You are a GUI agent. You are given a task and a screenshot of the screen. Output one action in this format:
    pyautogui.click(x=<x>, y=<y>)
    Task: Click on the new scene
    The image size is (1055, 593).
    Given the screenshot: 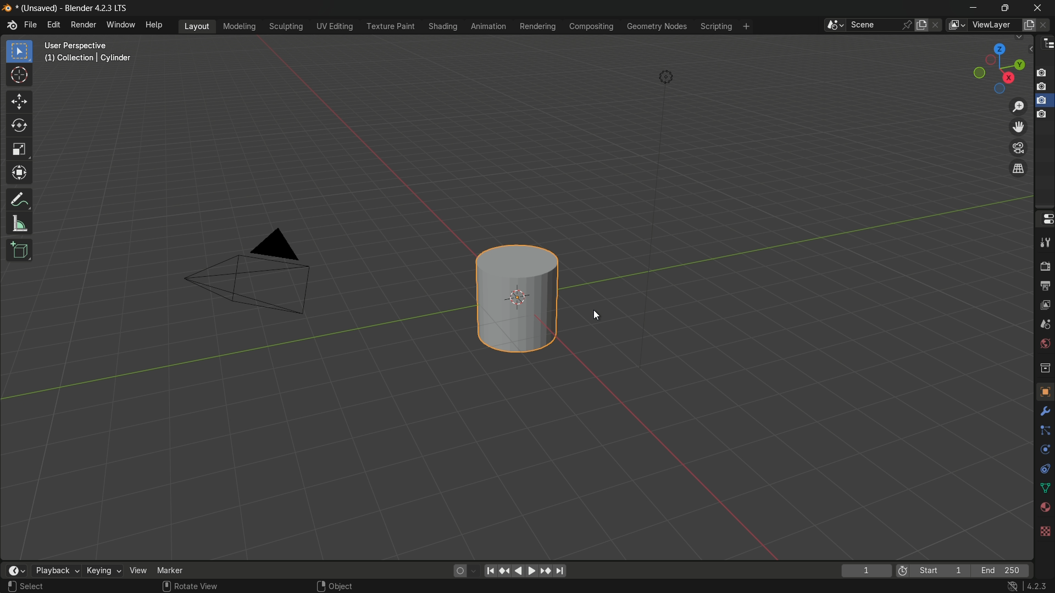 What is the action you would take?
    pyautogui.click(x=923, y=25)
    